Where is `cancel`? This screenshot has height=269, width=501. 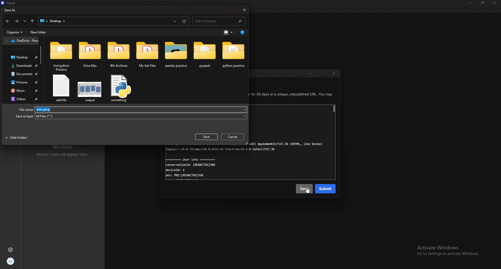
cancel is located at coordinates (233, 137).